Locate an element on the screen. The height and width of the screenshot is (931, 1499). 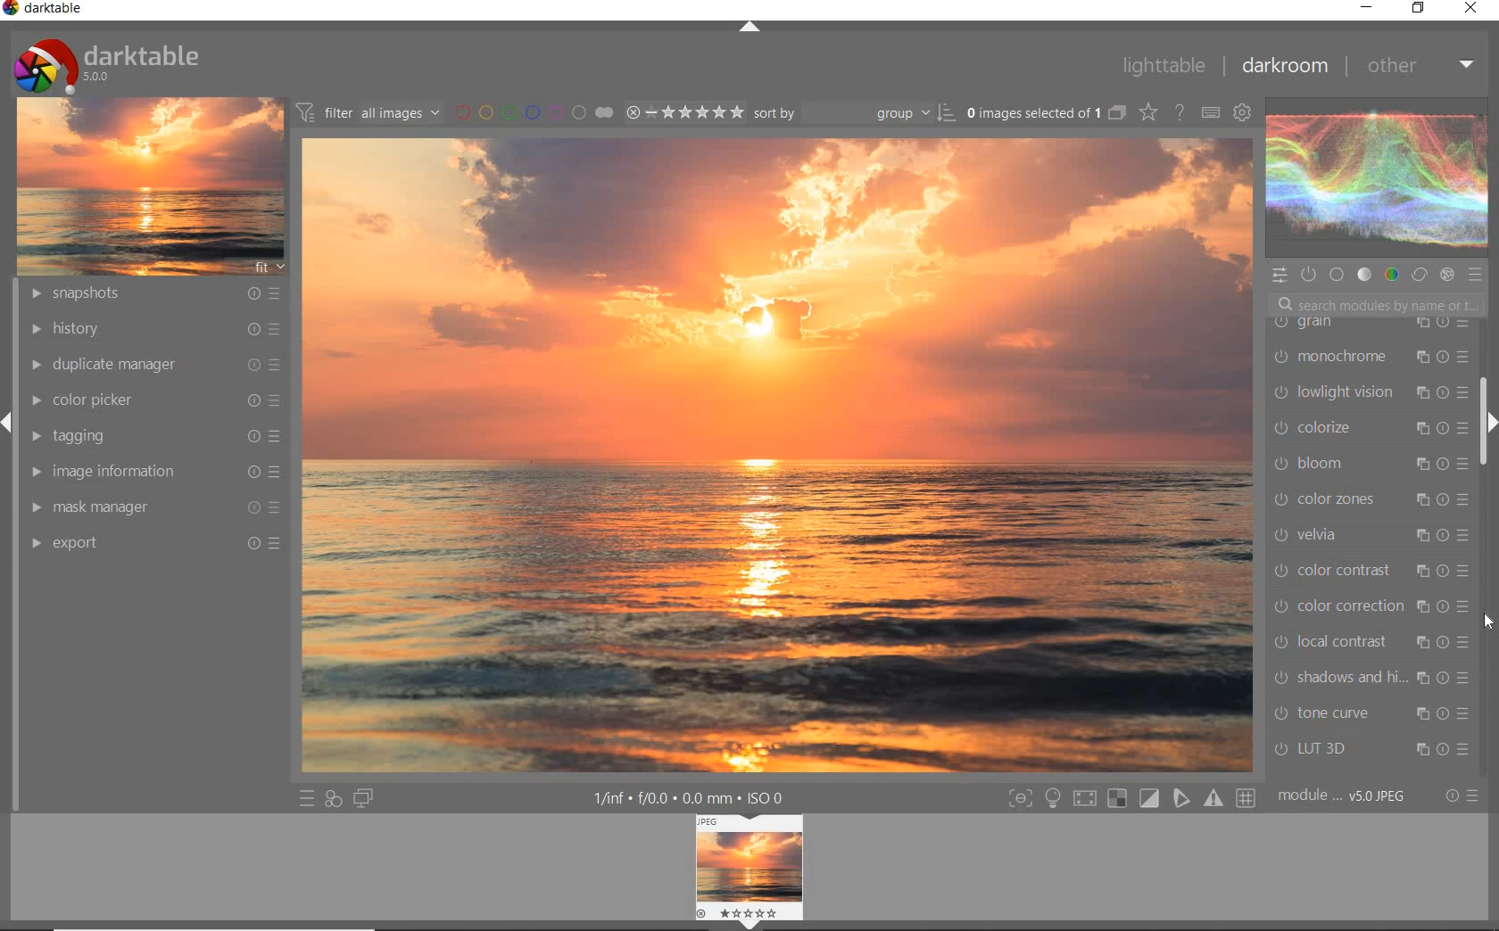
close is located at coordinates (1474, 10).